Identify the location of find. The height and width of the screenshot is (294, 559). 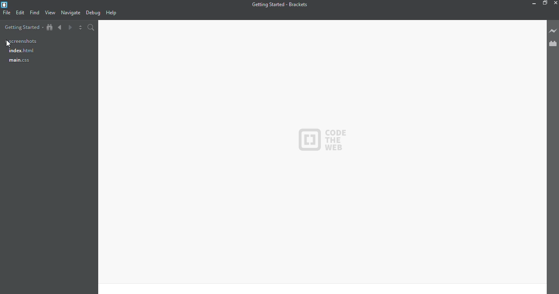
(36, 13).